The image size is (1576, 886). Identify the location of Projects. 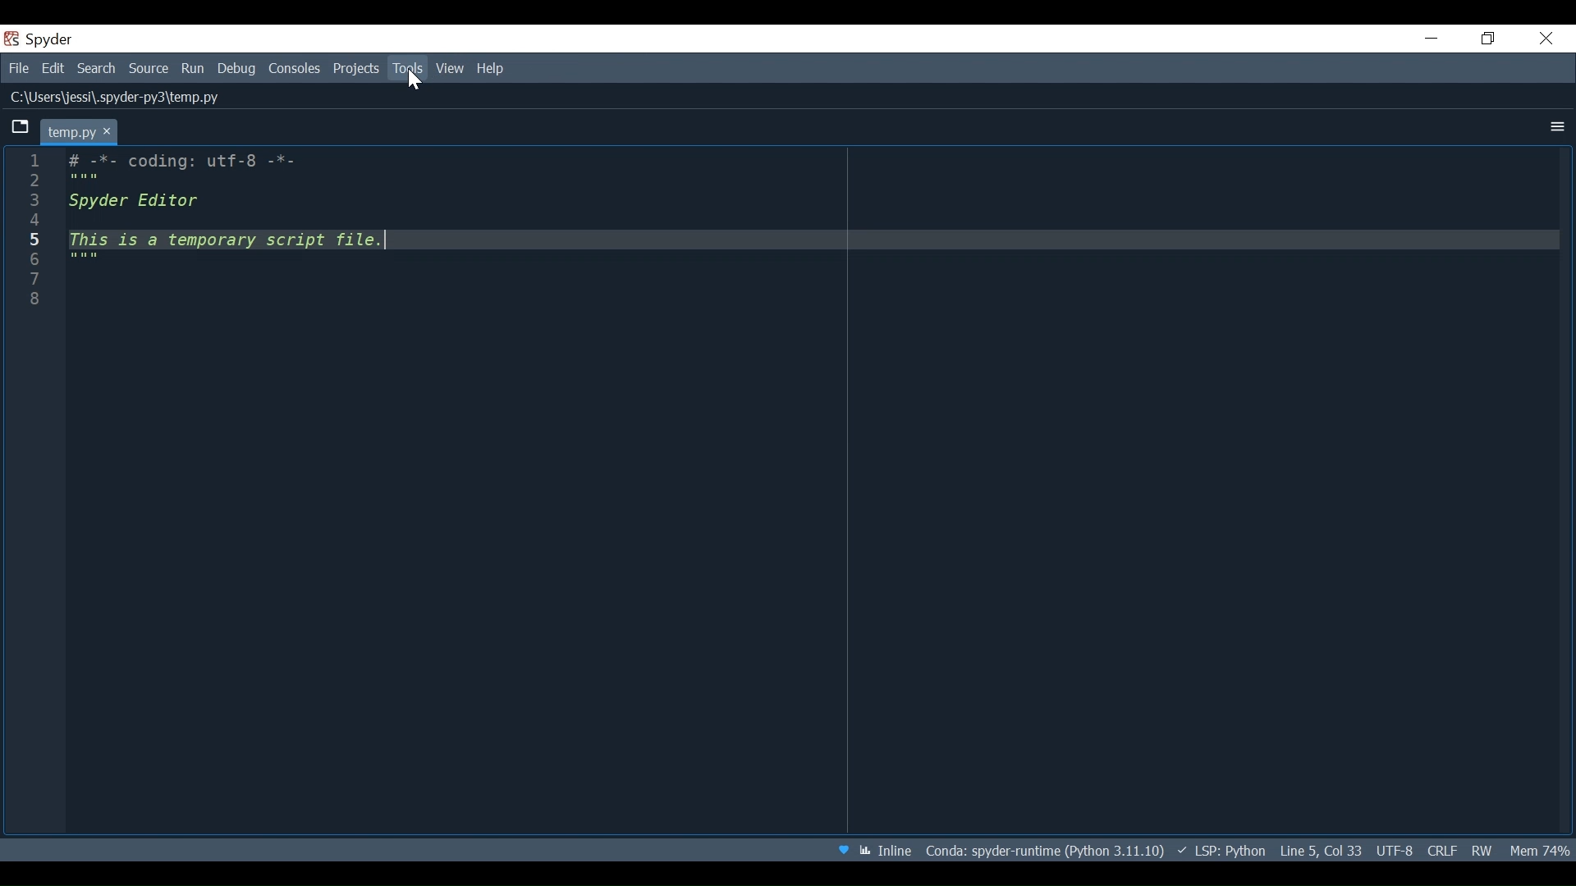
(355, 70).